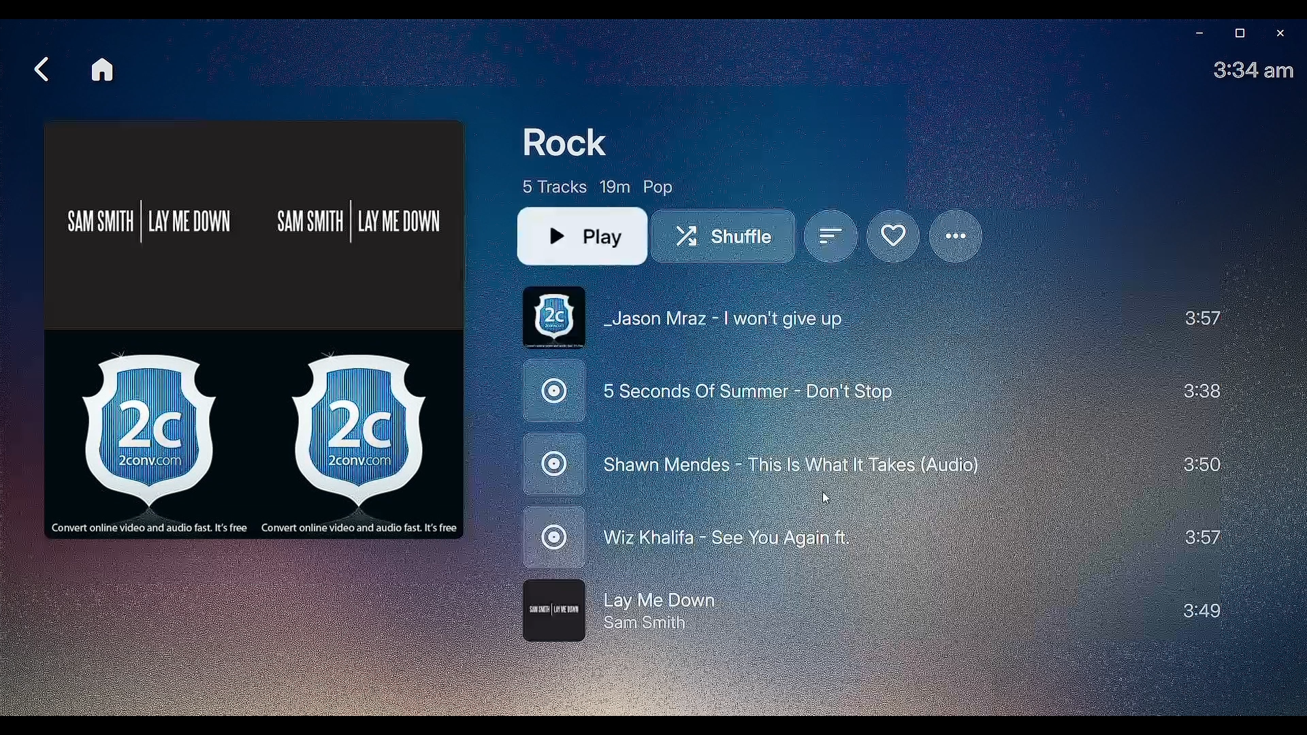 The width and height of the screenshot is (1307, 735). What do you see at coordinates (41, 69) in the screenshot?
I see `Back` at bounding box center [41, 69].